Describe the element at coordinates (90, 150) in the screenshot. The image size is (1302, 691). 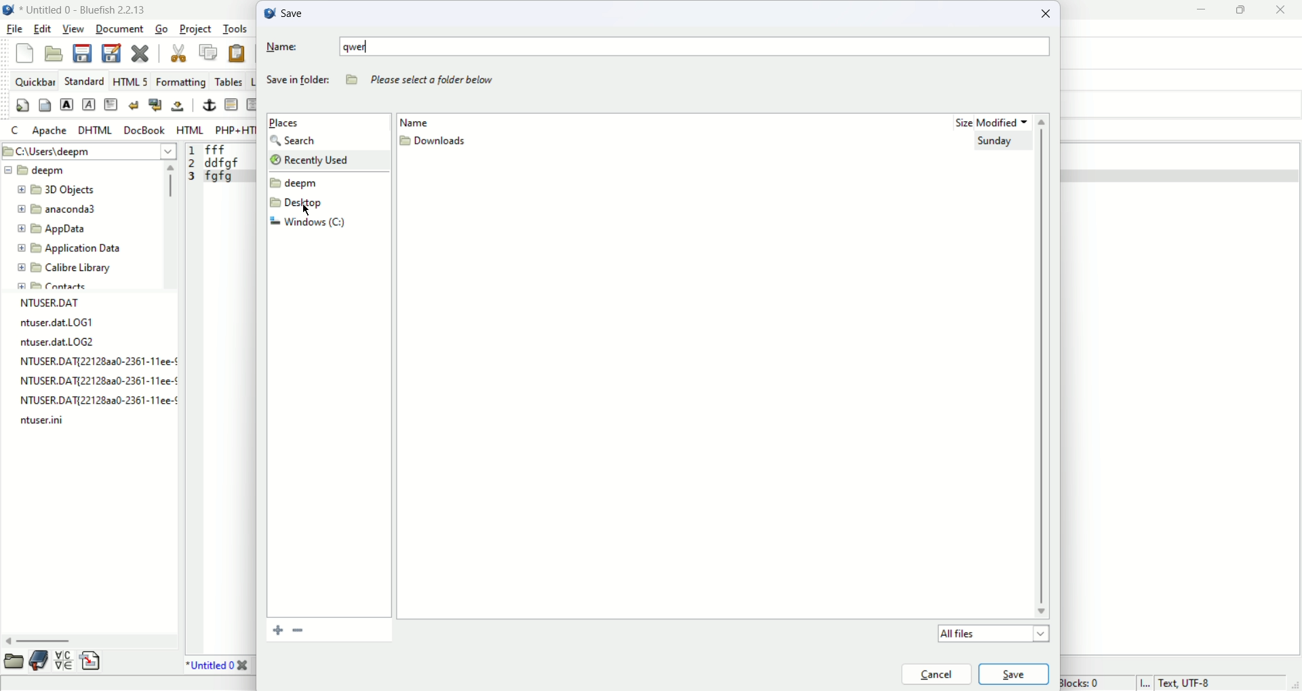
I see `C:\Users\deepm` at that location.